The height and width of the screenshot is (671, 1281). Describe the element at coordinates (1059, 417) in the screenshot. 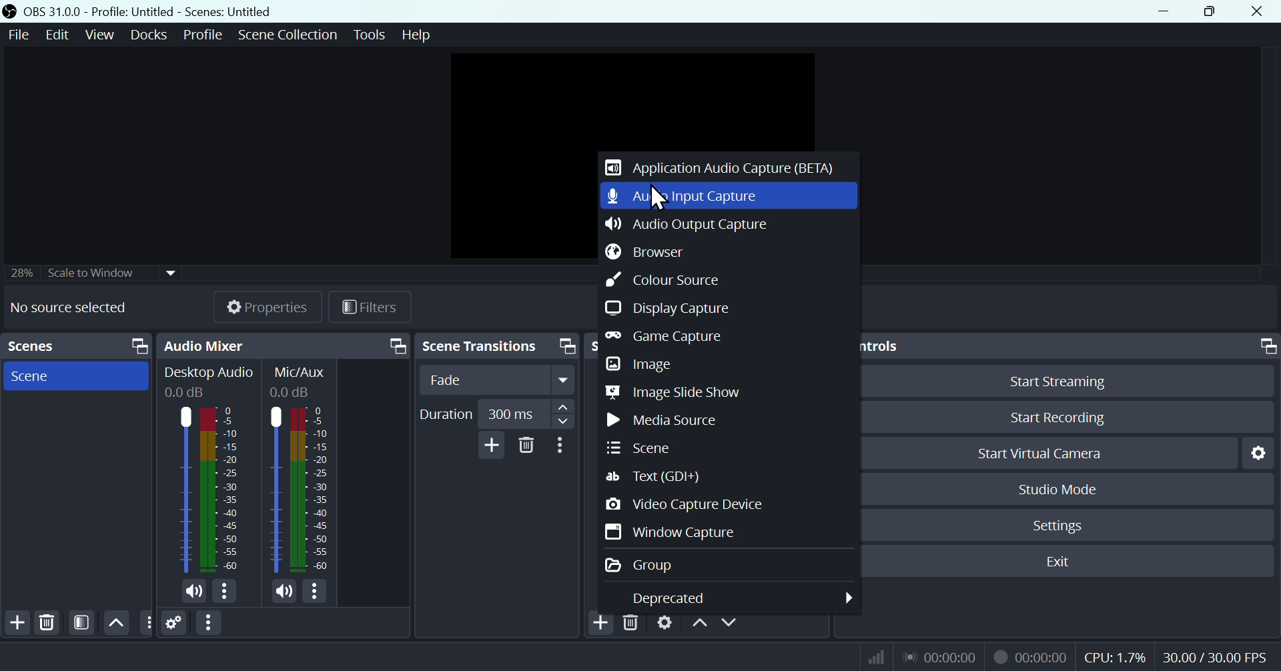

I see `Start recording` at that location.